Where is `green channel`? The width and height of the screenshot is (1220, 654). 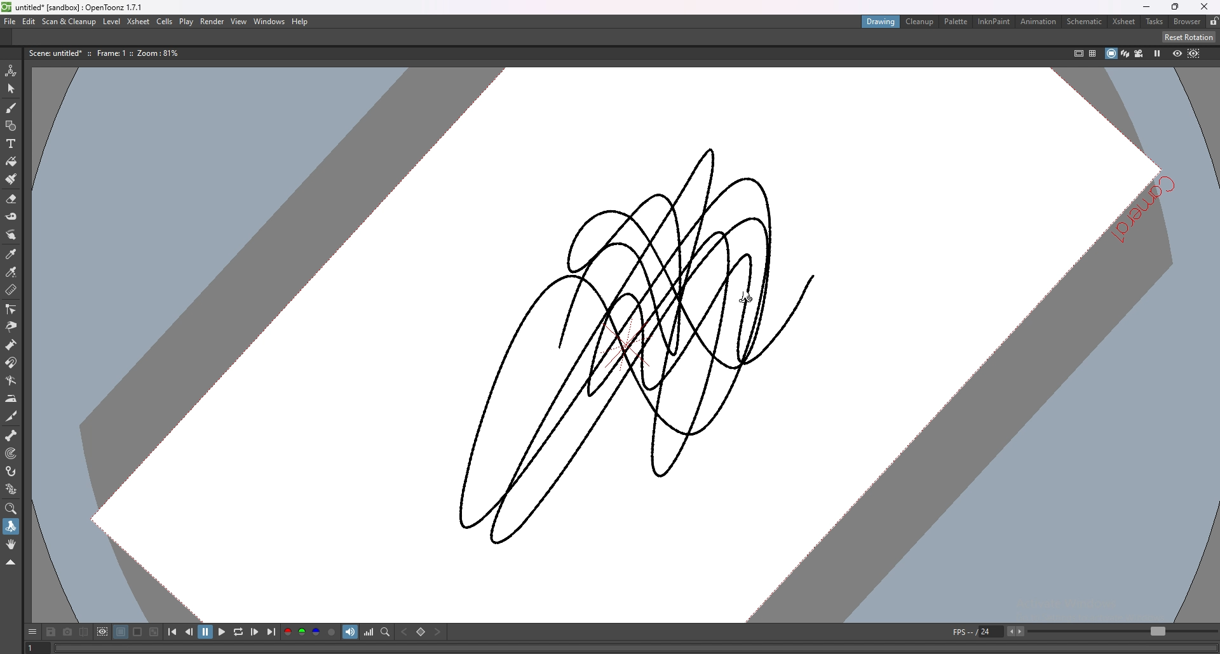
green channel is located at coordinates (302, 632).